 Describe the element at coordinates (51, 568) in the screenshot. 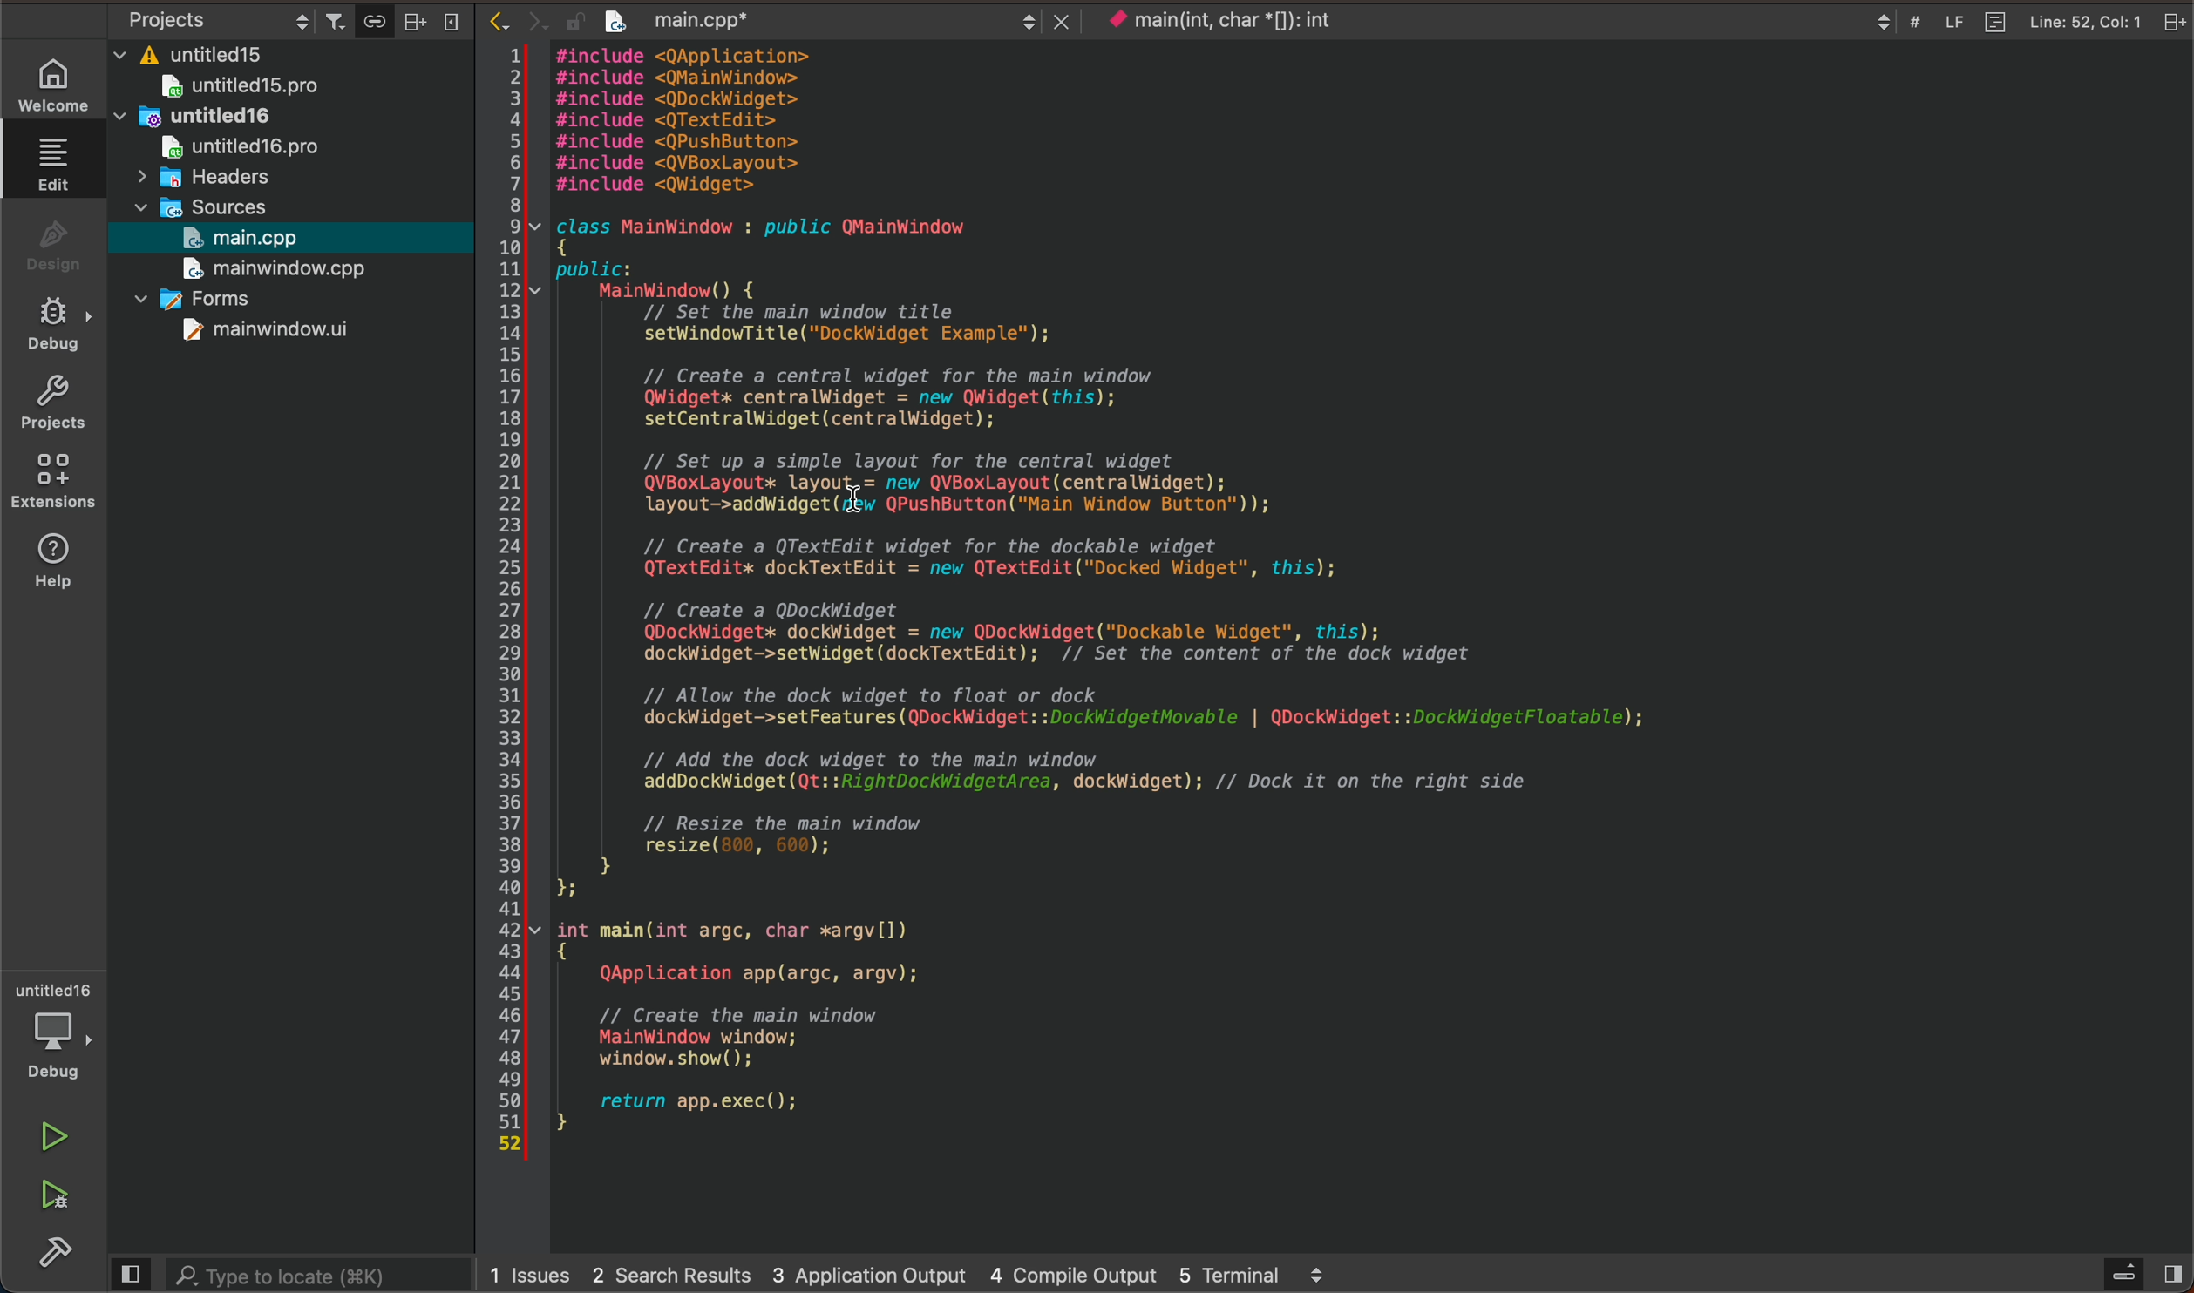

I see `help` at that location.